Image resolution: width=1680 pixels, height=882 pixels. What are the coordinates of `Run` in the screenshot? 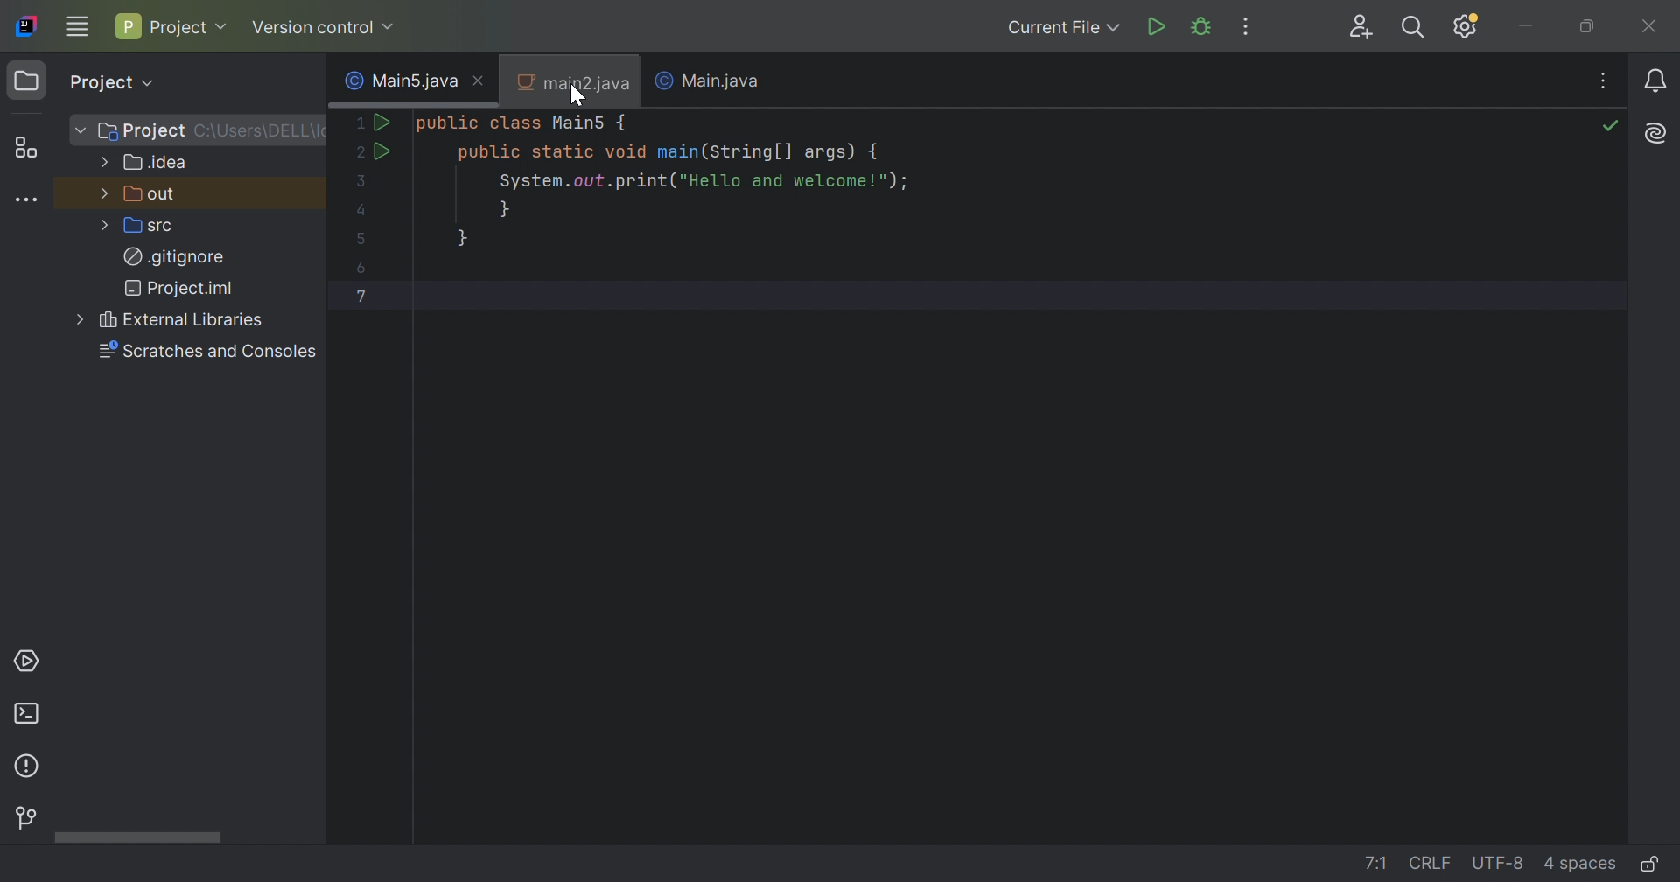 It's located at (1158, 24).